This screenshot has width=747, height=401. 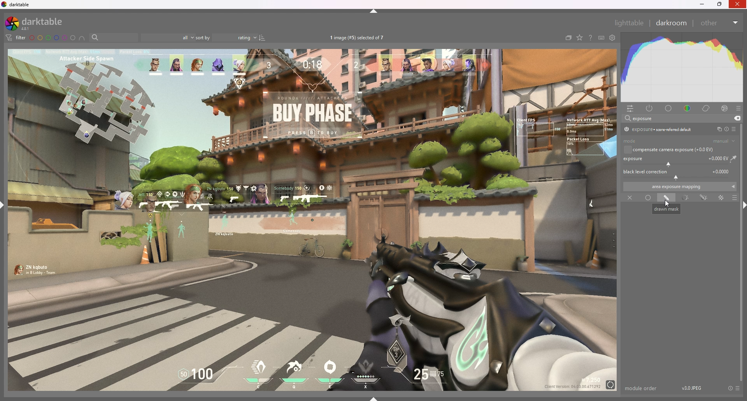 I want to click on scroll bar, so click(x=744, y=285).